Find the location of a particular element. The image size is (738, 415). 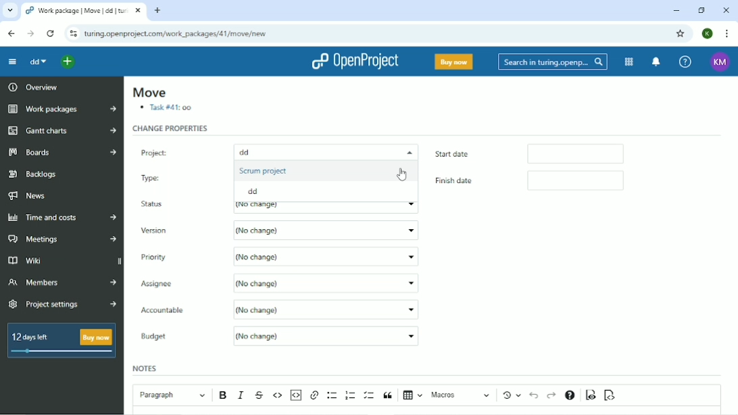

Task is located at coordinates (167, 108).